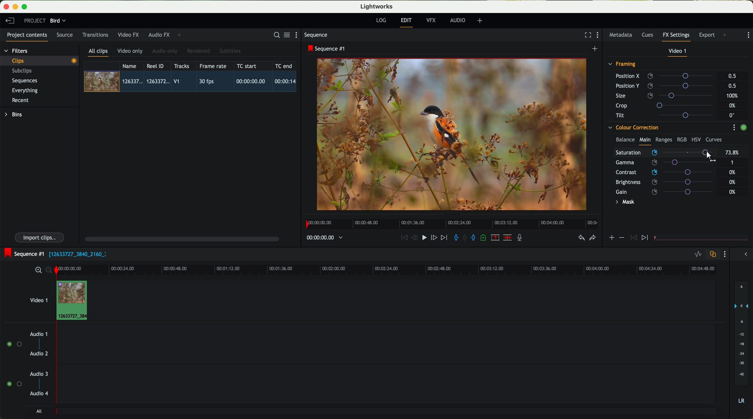 The width and height of the screenshot is (753, 419). I want to click on curves, so click(714, 140).